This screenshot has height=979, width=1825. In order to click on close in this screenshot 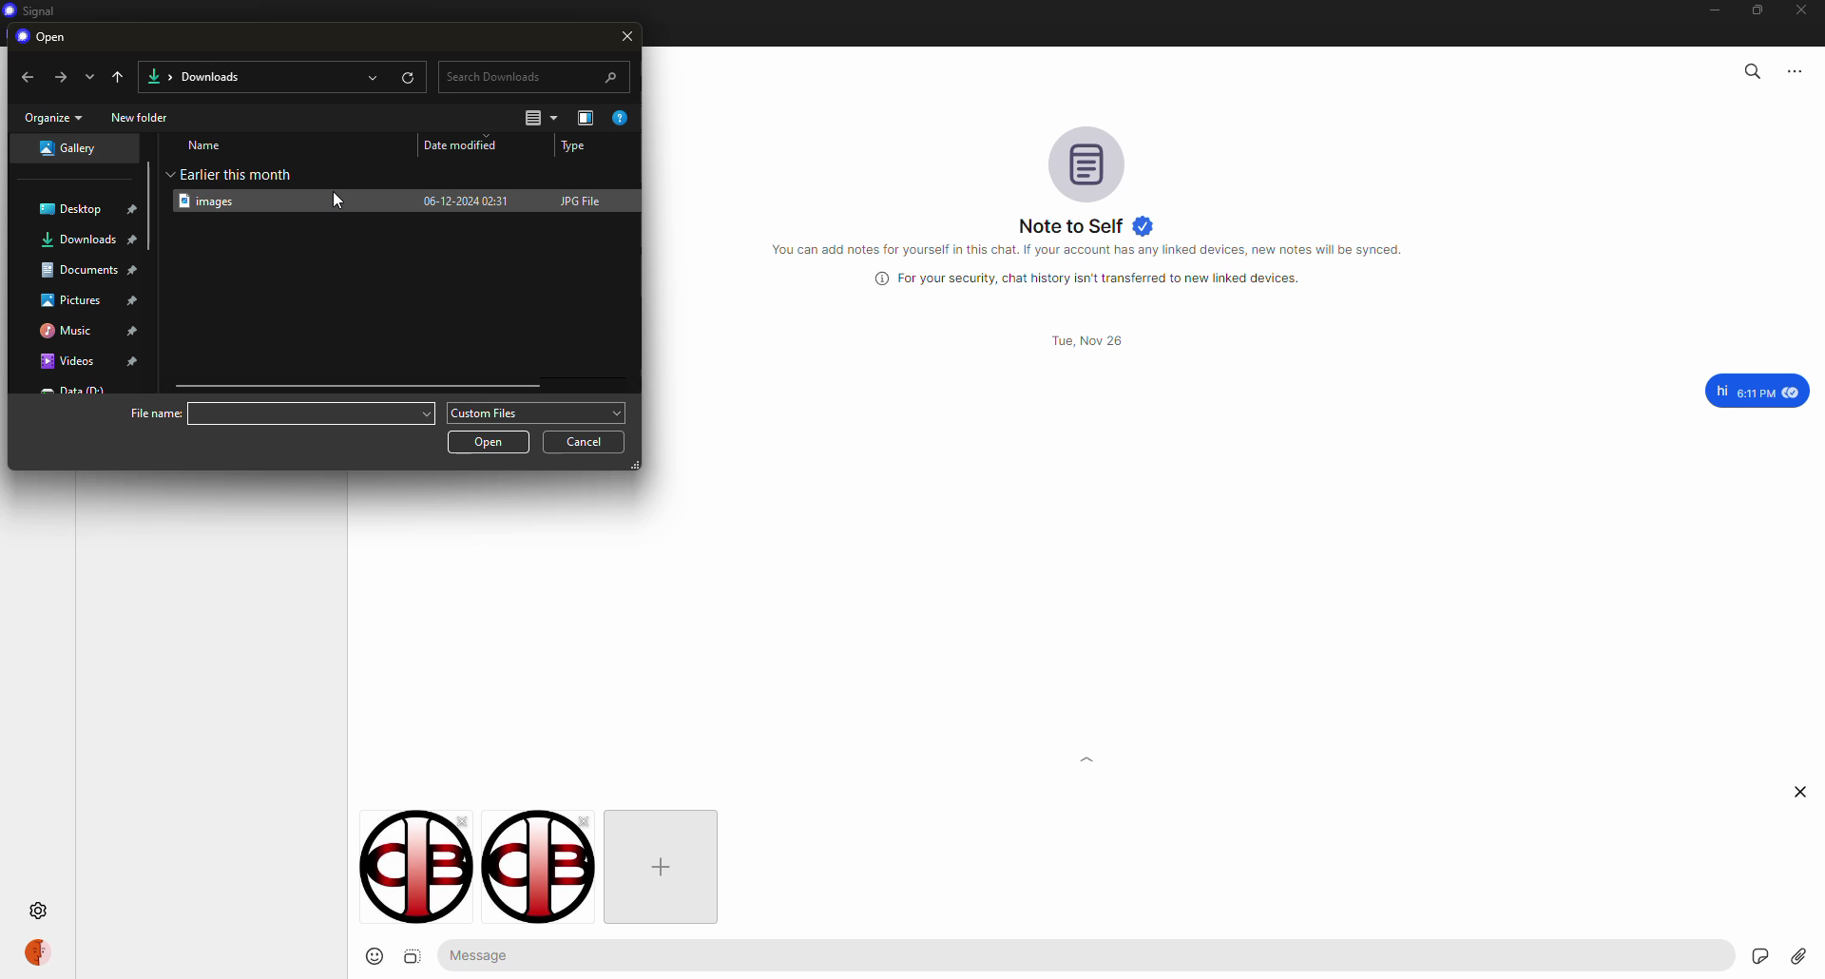, I will do `click(628, 38)`.